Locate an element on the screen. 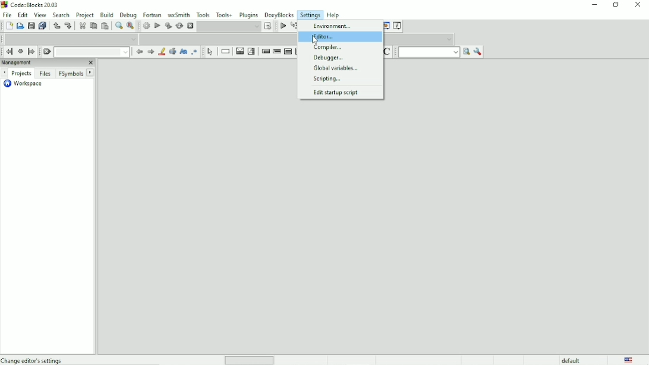  Editor is located at coordinates (341, 37).